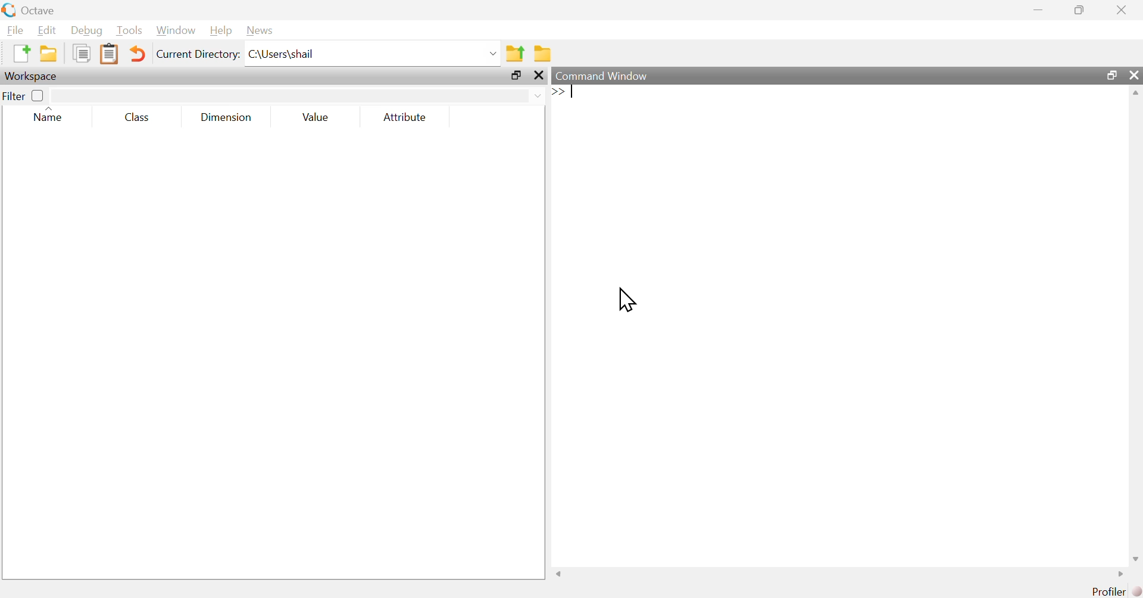 Image resolution: width=1143 pixels, height=598 pixels. What do you see at coordinates (138, 117) in the screenshot?
I see `Class` at bounding box center [138, 117].